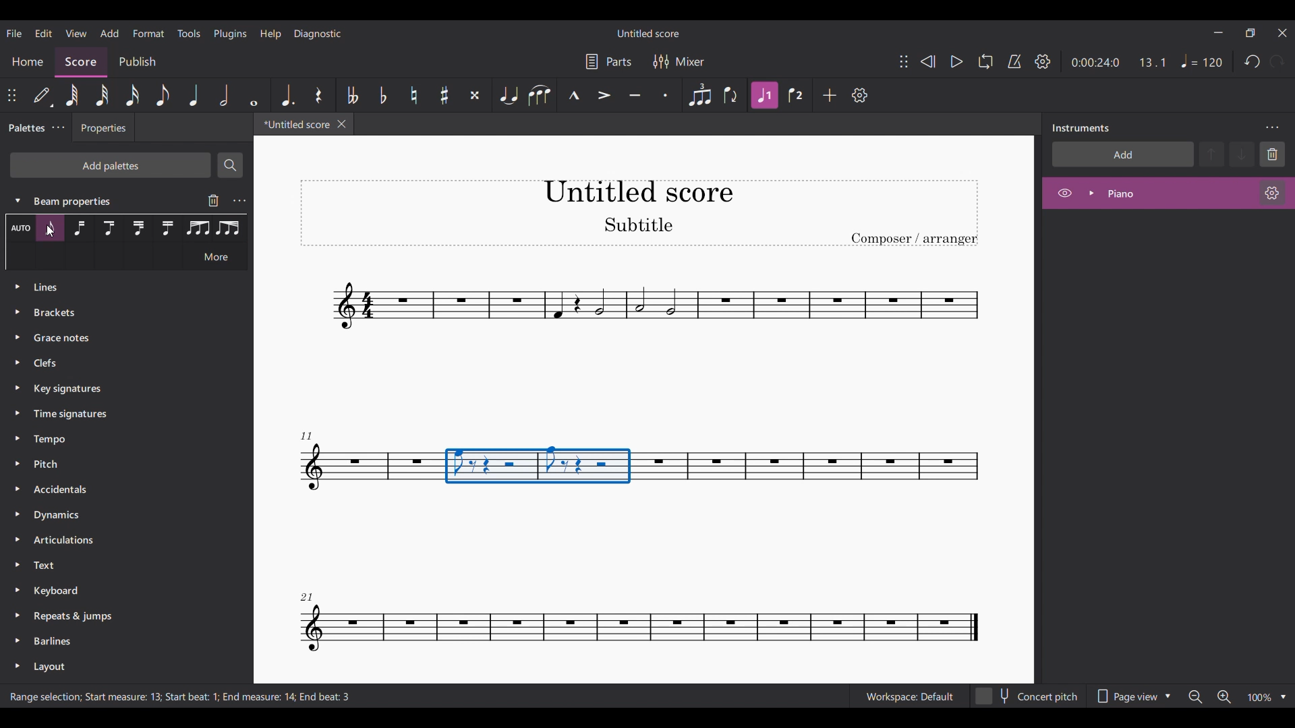 The width and height of the screenshot is (1295, 728). I want to click on Dynamics, so click(113, 515).